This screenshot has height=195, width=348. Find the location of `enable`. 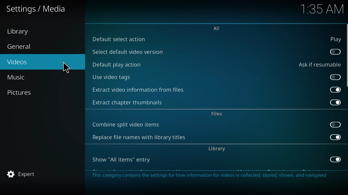

enable is located at coordinates (335, 78).